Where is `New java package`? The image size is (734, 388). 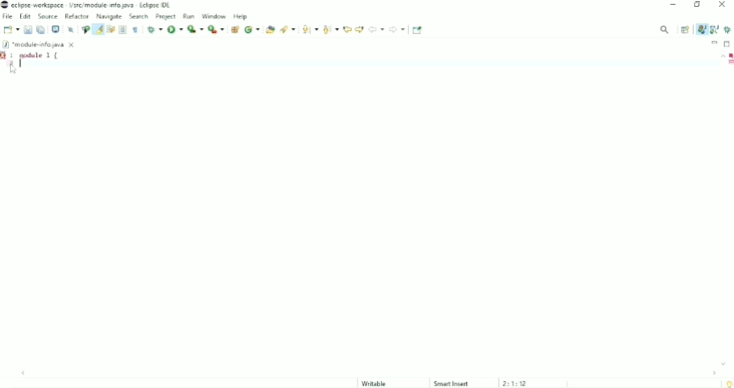
New java package is located at coordinates (235, 30).